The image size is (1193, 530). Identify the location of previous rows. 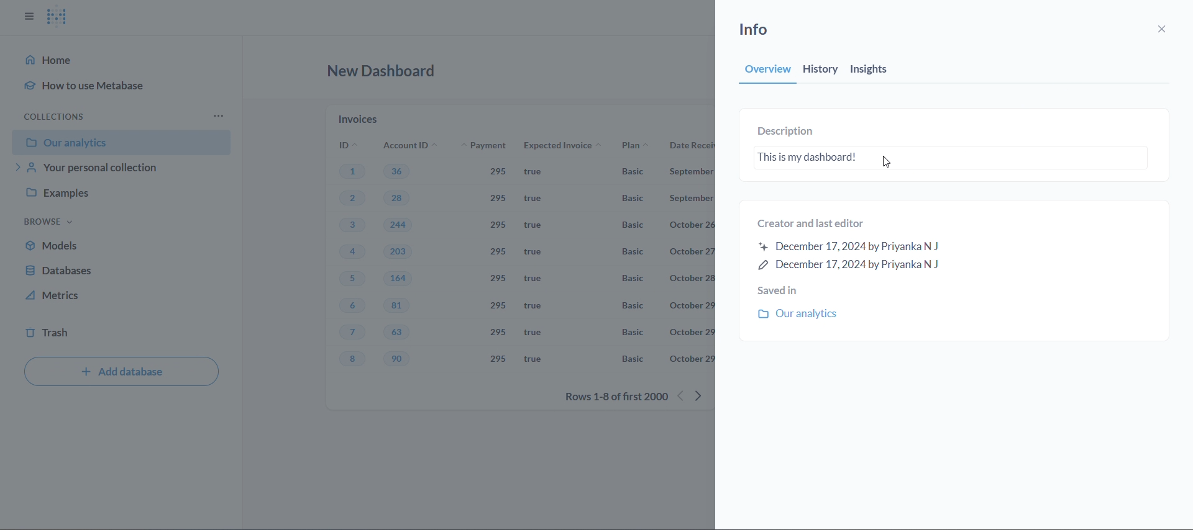
(682, 395).